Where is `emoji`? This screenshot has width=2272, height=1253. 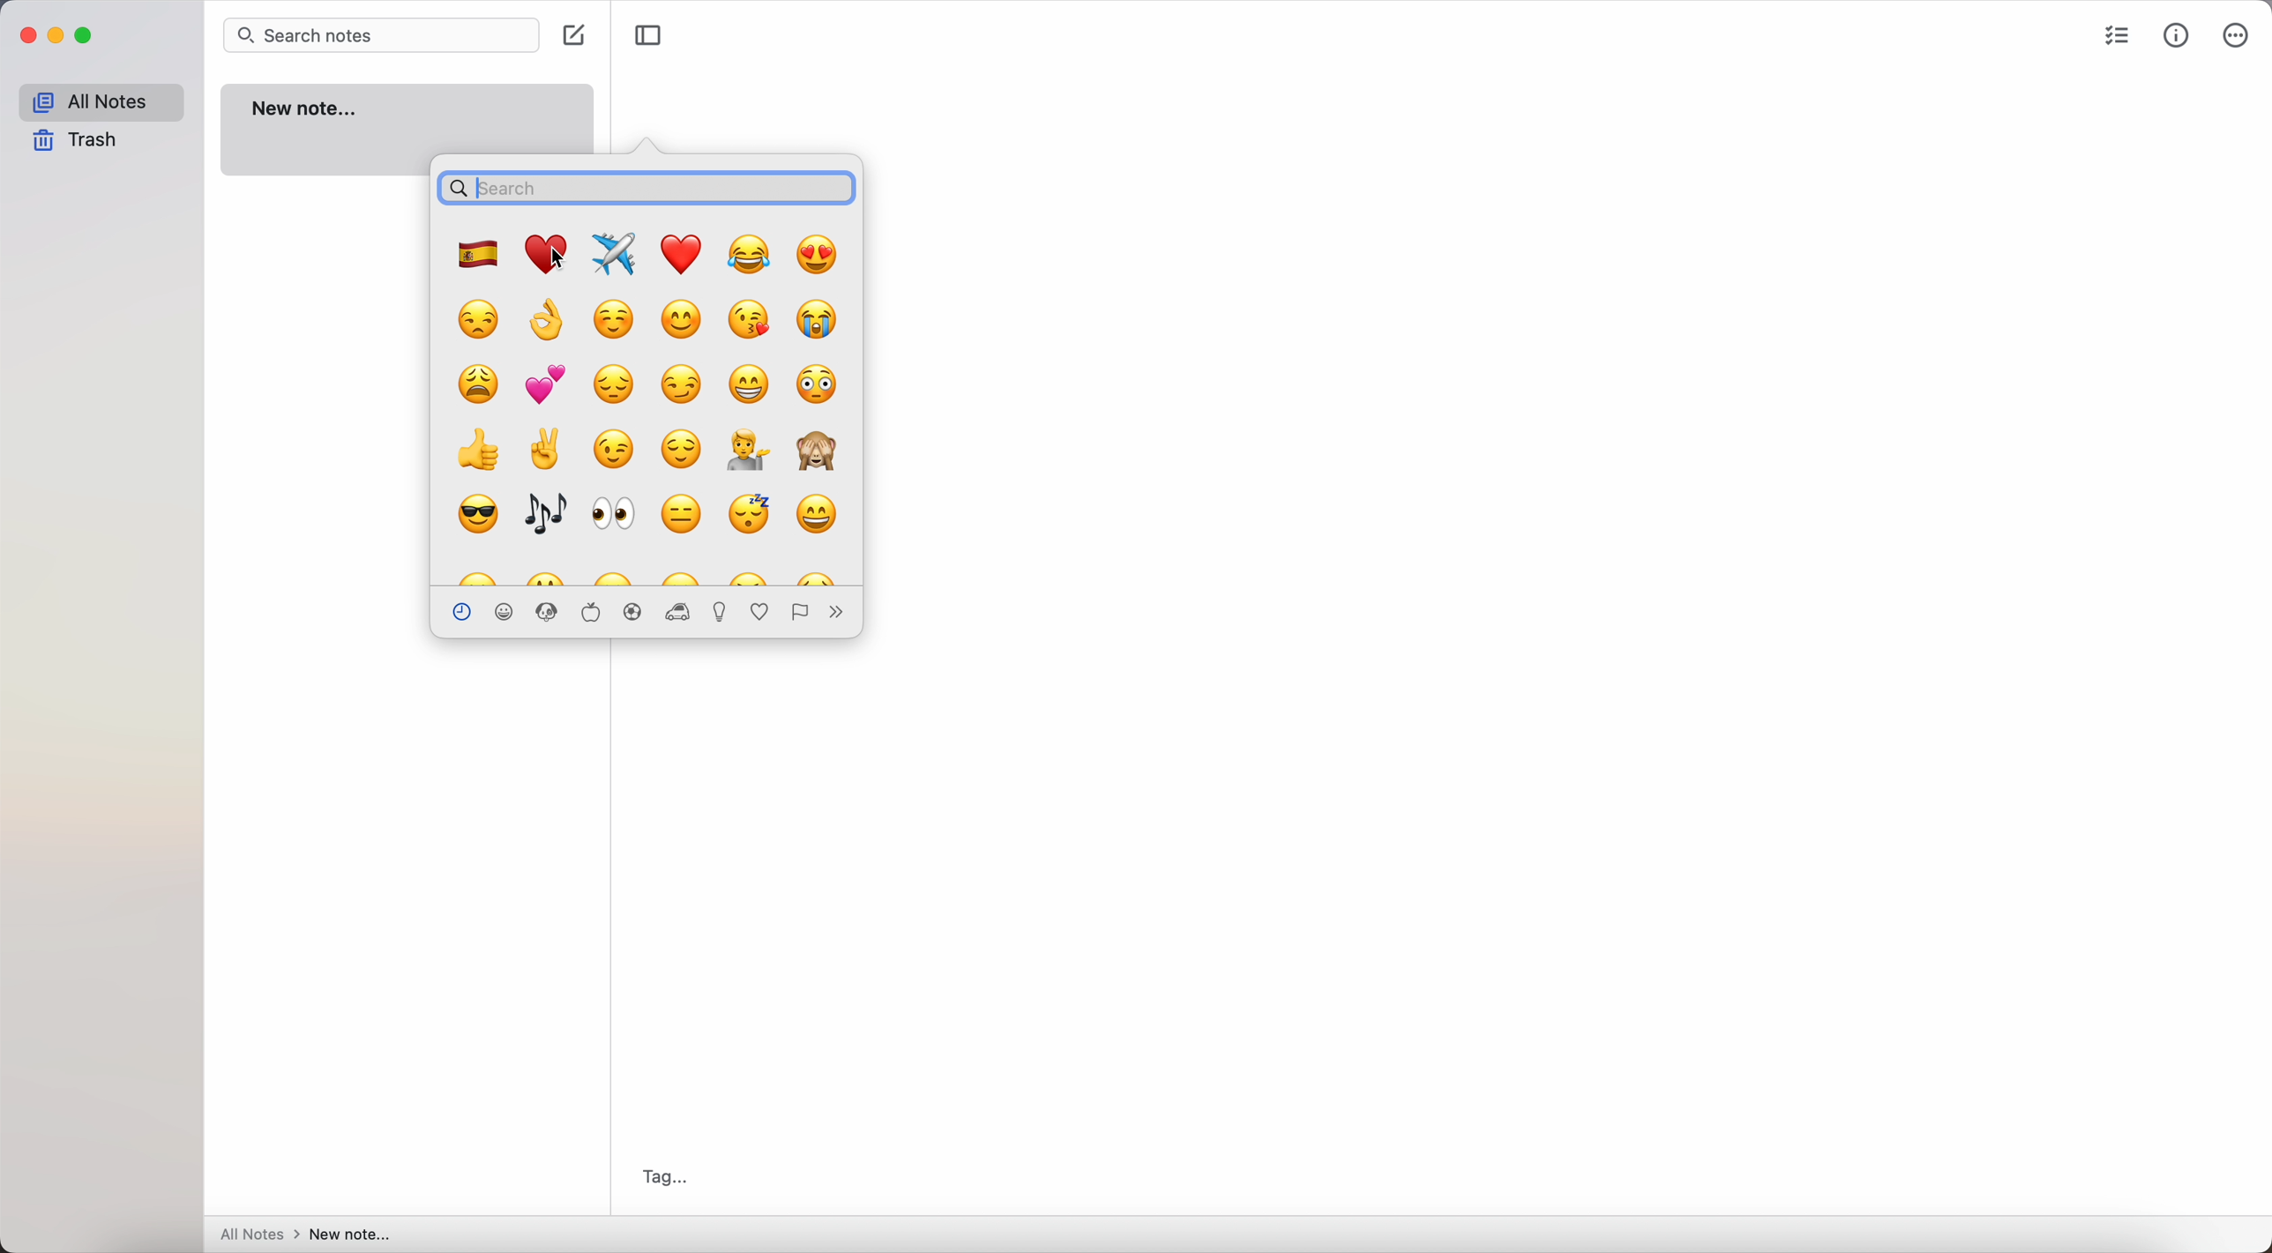
emoji is located at coordinates (477, 512).